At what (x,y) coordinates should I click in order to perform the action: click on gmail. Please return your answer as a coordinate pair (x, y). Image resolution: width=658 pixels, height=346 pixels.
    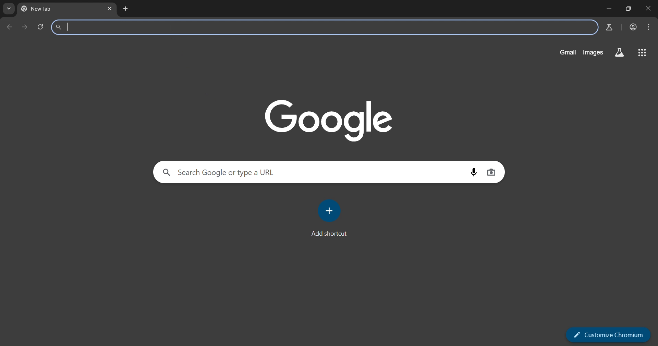
    Looking at the image, I should click on (569, 52).